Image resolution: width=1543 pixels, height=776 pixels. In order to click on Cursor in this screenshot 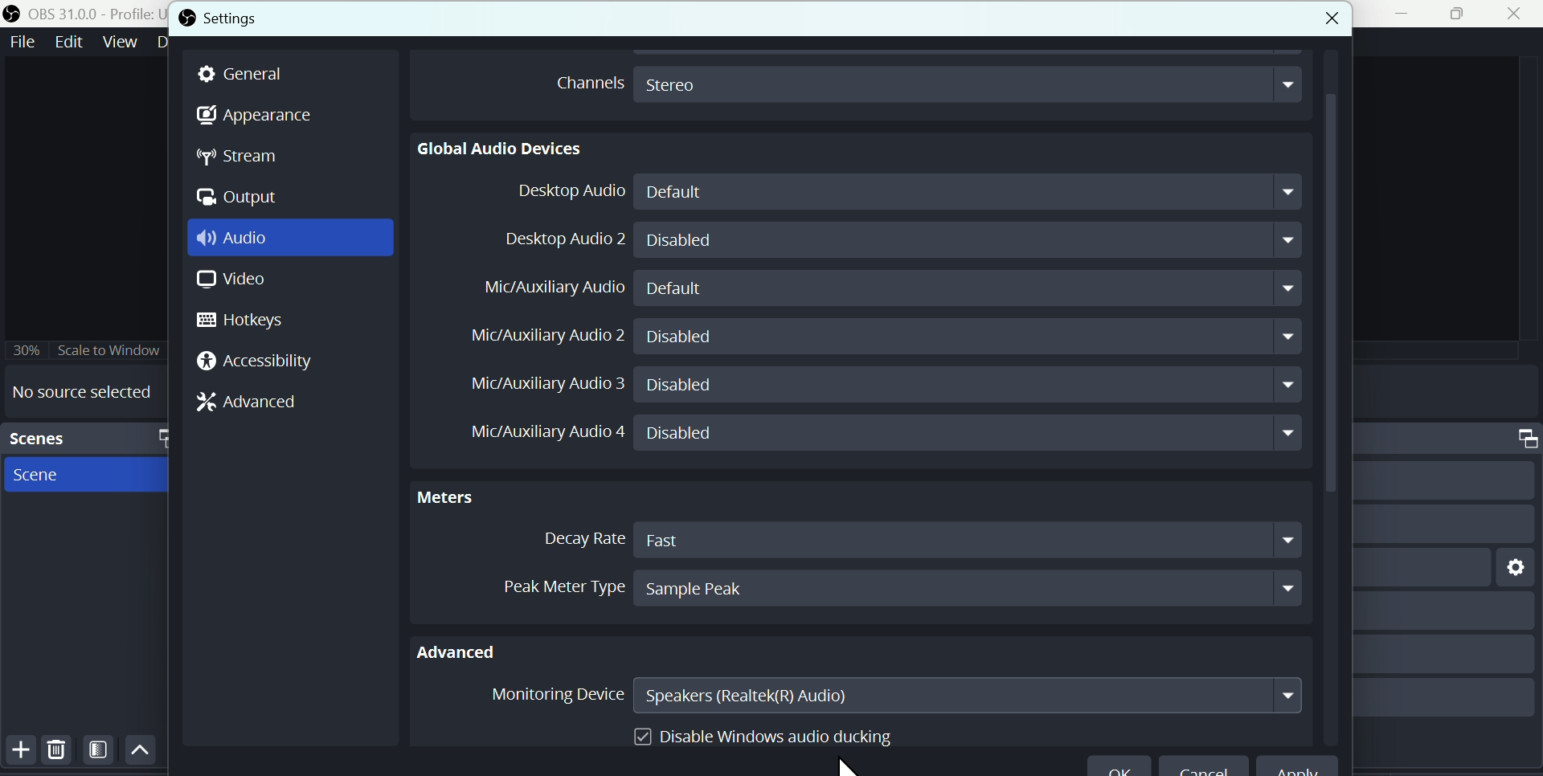, I will do `click(842, 764)`.